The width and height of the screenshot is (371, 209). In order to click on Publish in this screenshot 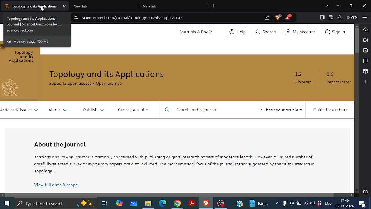, I will do `click(92, 109)`.